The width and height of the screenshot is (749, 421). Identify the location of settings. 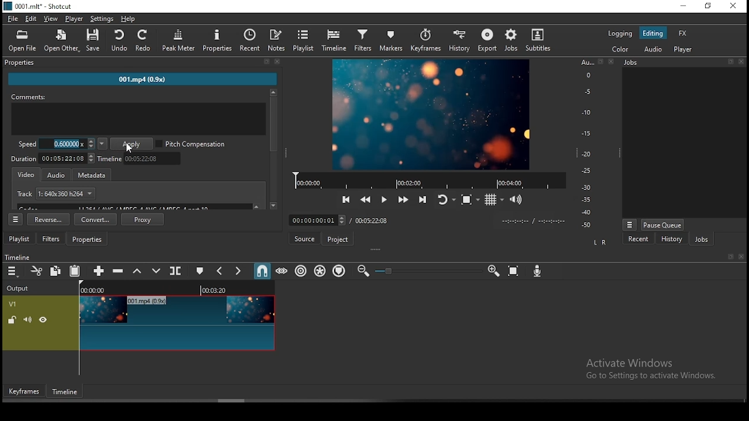
(102, 18).